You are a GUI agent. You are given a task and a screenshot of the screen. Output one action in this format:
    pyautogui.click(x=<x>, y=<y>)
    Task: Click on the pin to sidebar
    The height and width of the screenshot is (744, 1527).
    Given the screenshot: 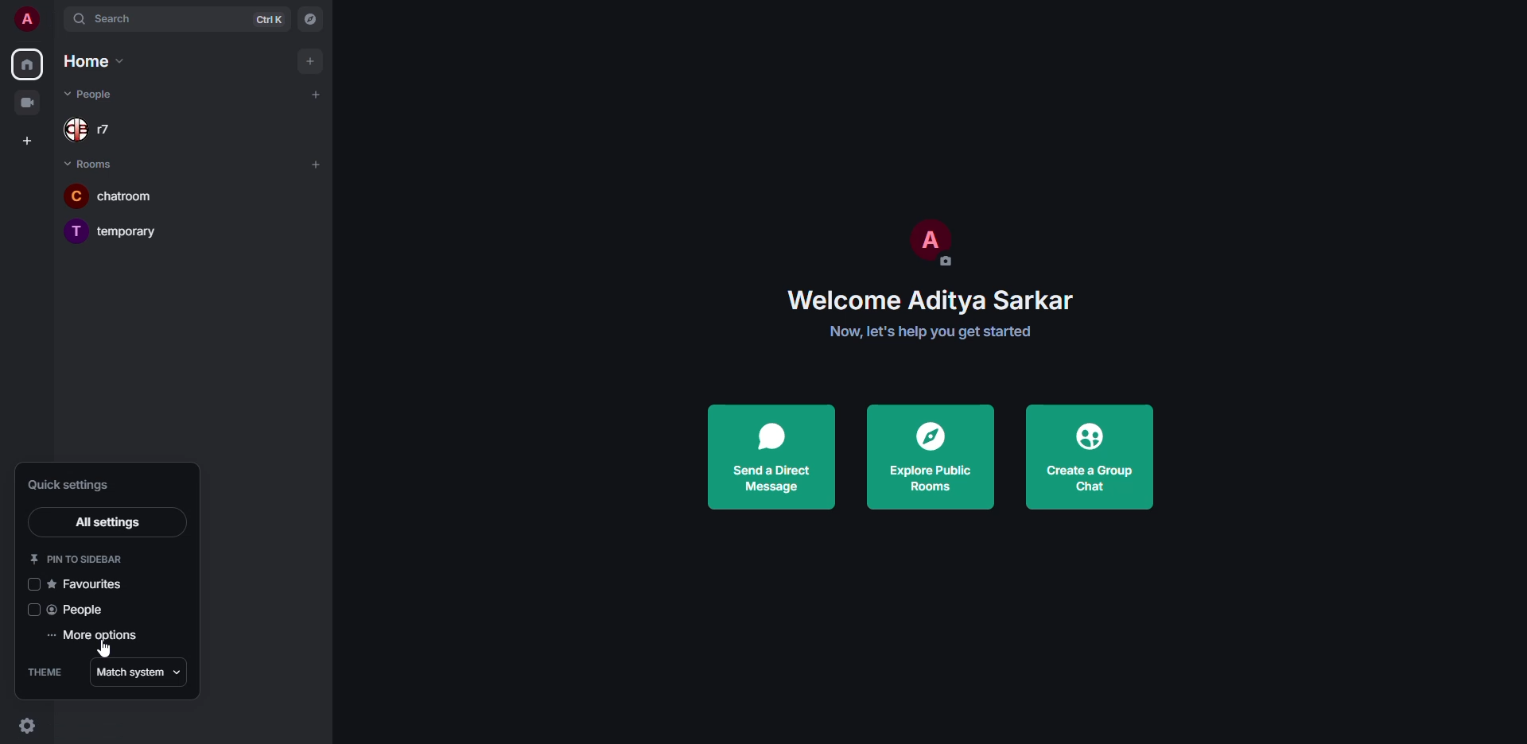 What is the action you would take?
    pyautogui.click(x=78, y=558)
    